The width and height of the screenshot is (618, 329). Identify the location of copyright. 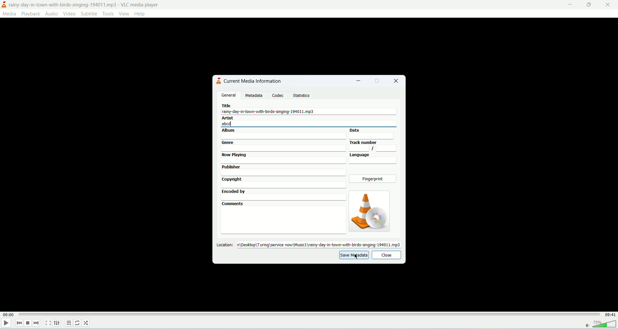
(284, 183).